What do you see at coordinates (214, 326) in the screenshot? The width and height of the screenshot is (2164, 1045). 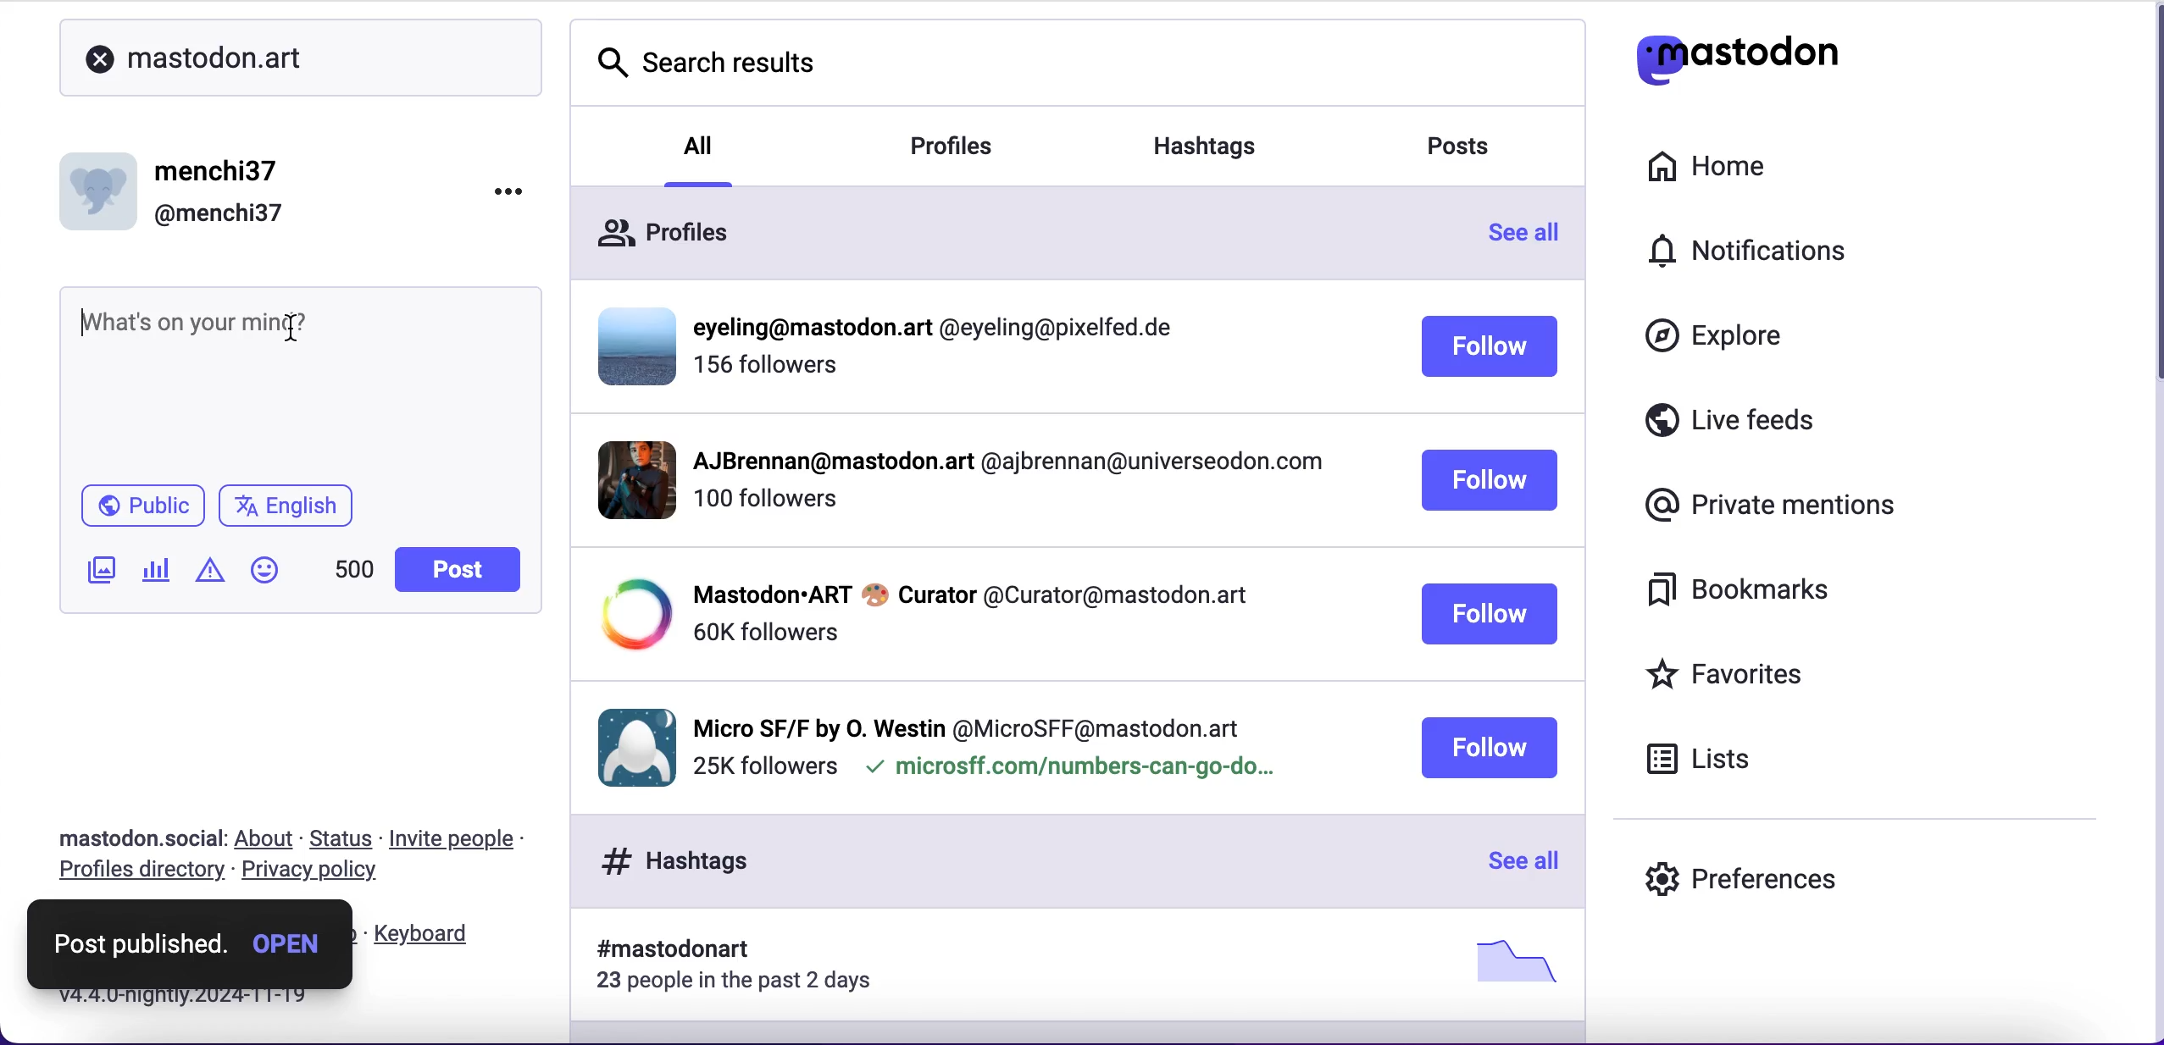 I see `text` at bounding box center [214, 326].